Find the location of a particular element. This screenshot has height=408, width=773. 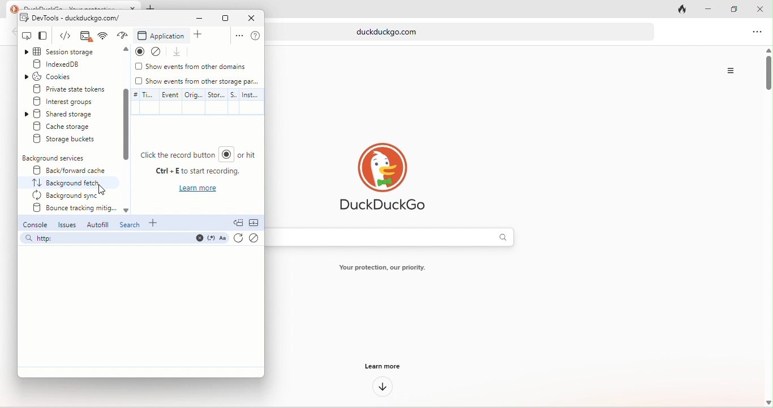

shared storage is located at coordinates (70, 114).